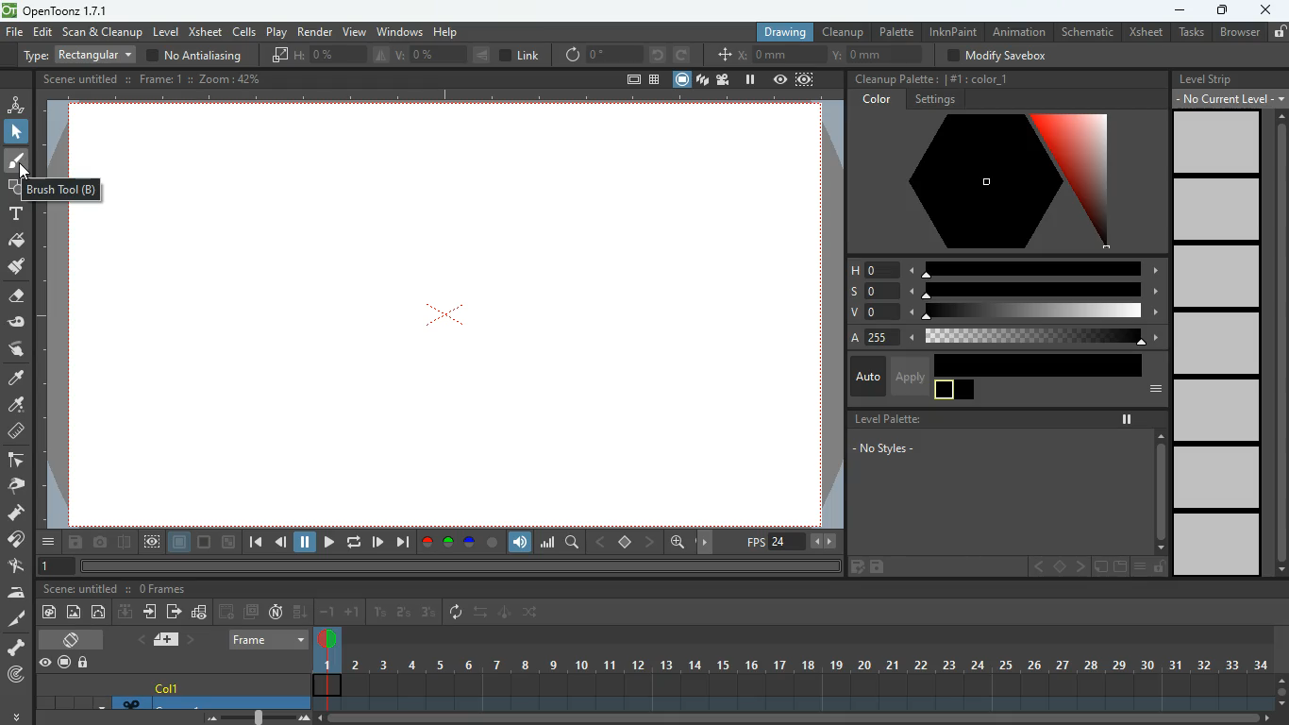 The image size is (1289, 725). Describe the element at coordinates (1217, 410) in the screenshot. I see `level` at that location.